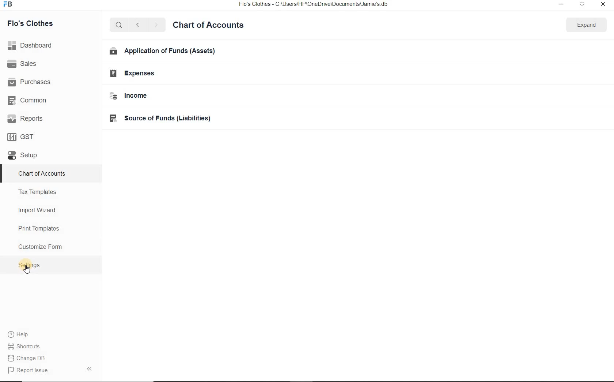  What do you see at coordinates (24, 154) in the screenshot?
I see `Setup` at bounding box center [24, 154].